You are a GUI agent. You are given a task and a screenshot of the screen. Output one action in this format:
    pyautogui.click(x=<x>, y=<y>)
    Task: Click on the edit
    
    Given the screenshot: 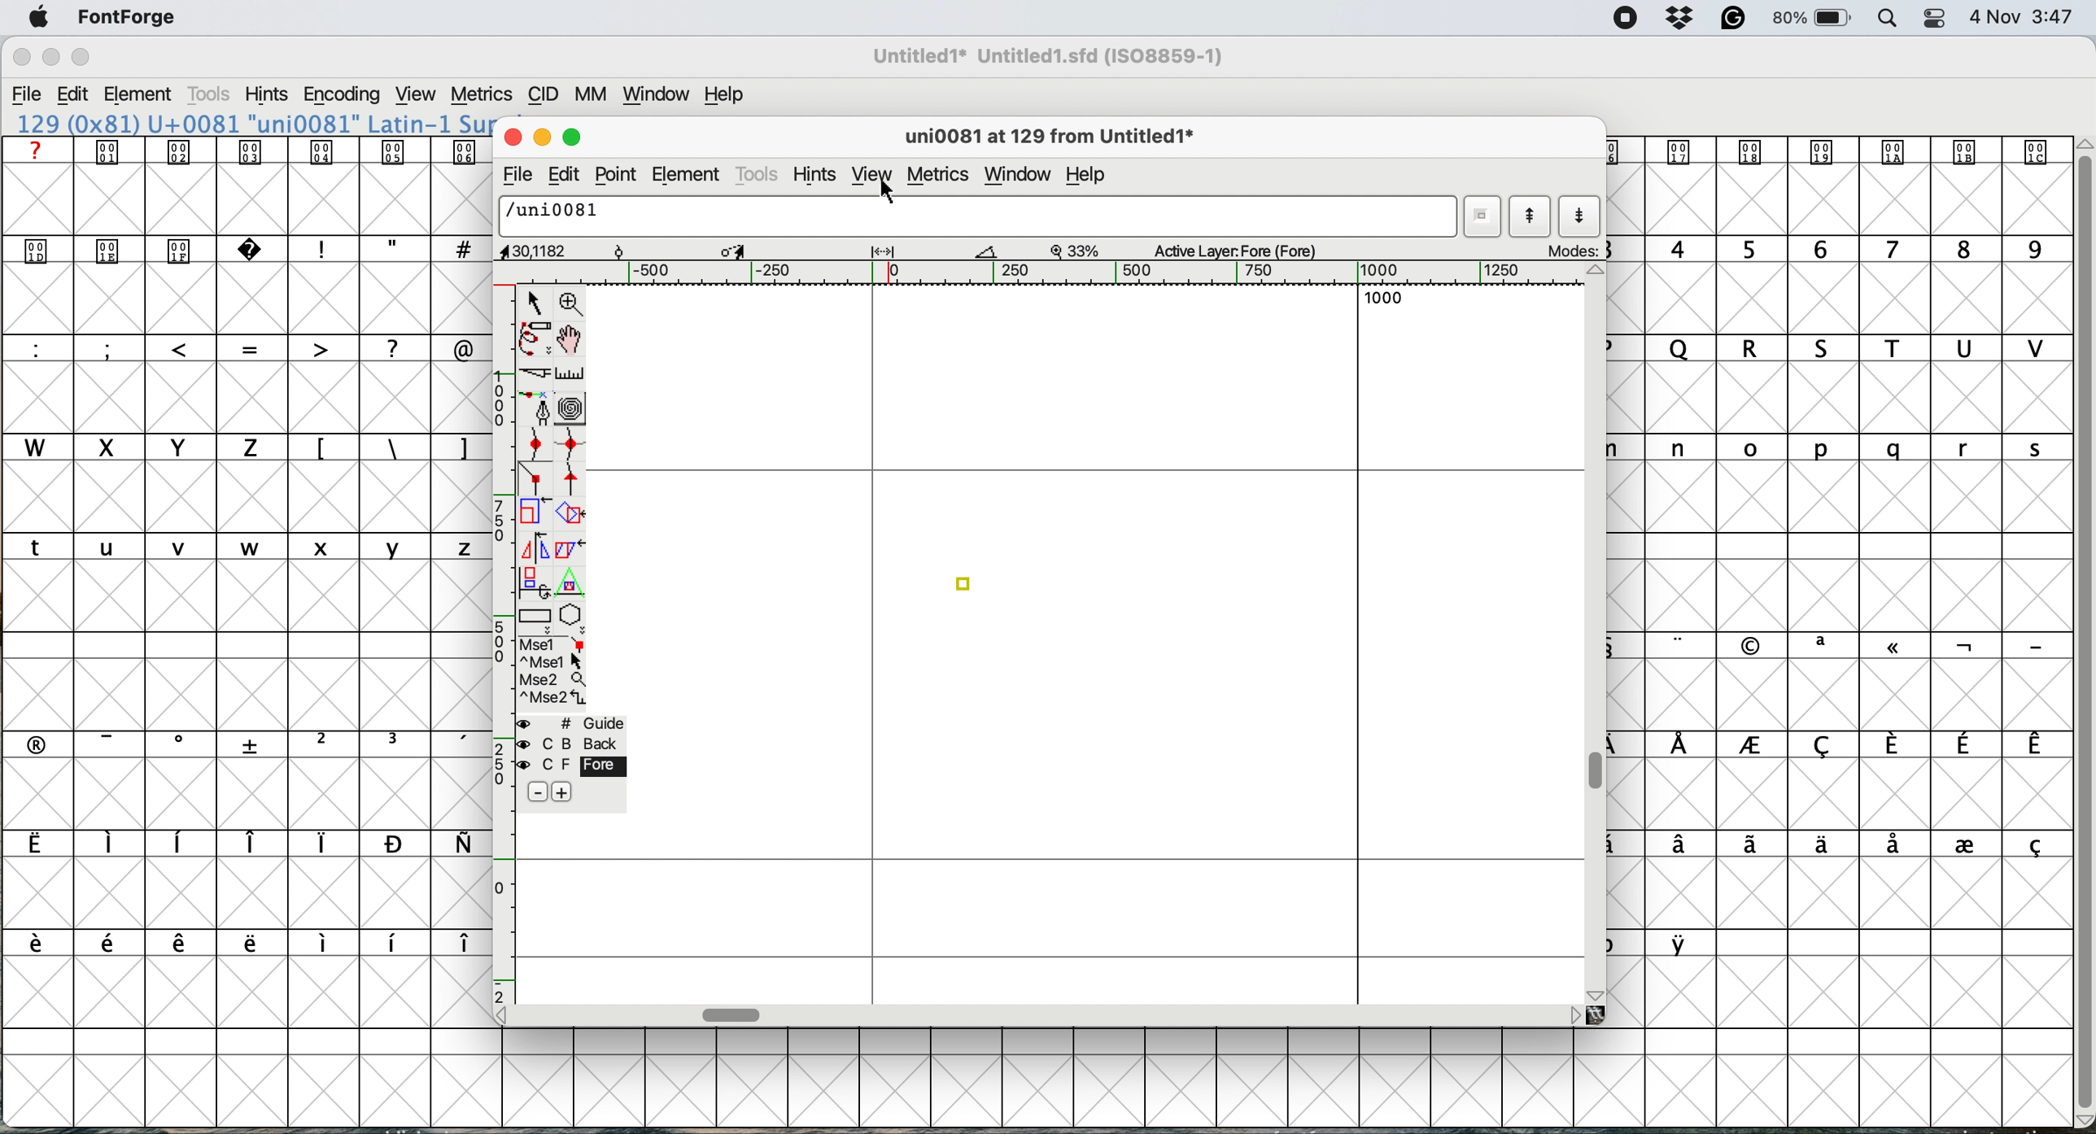 What is the action you would take?
    pyautogui.click(x=565, y=176)
    